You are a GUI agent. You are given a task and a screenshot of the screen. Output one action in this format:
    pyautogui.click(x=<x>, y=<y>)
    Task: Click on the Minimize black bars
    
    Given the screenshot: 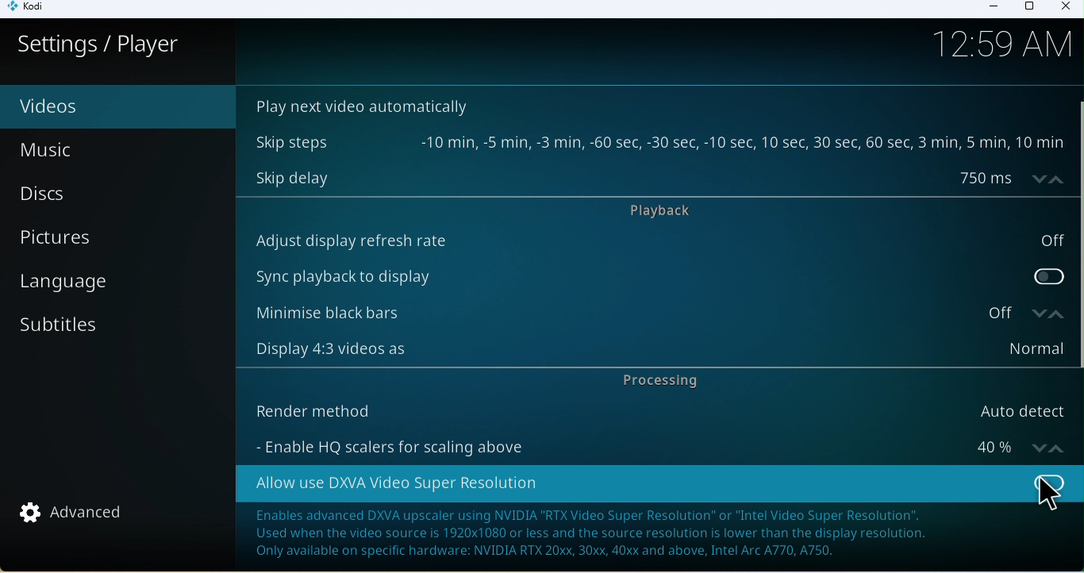 What is the action you would take?
    pyautogui.click(x=629, y=314)
    